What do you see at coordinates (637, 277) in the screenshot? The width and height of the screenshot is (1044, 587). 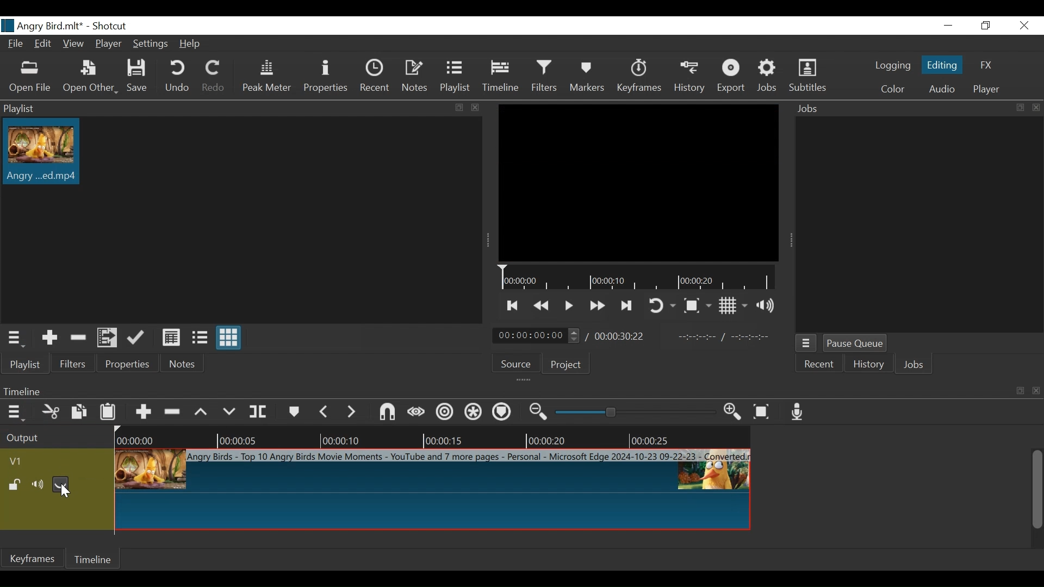 I see `Timeline` at bounding box center [637, 277].